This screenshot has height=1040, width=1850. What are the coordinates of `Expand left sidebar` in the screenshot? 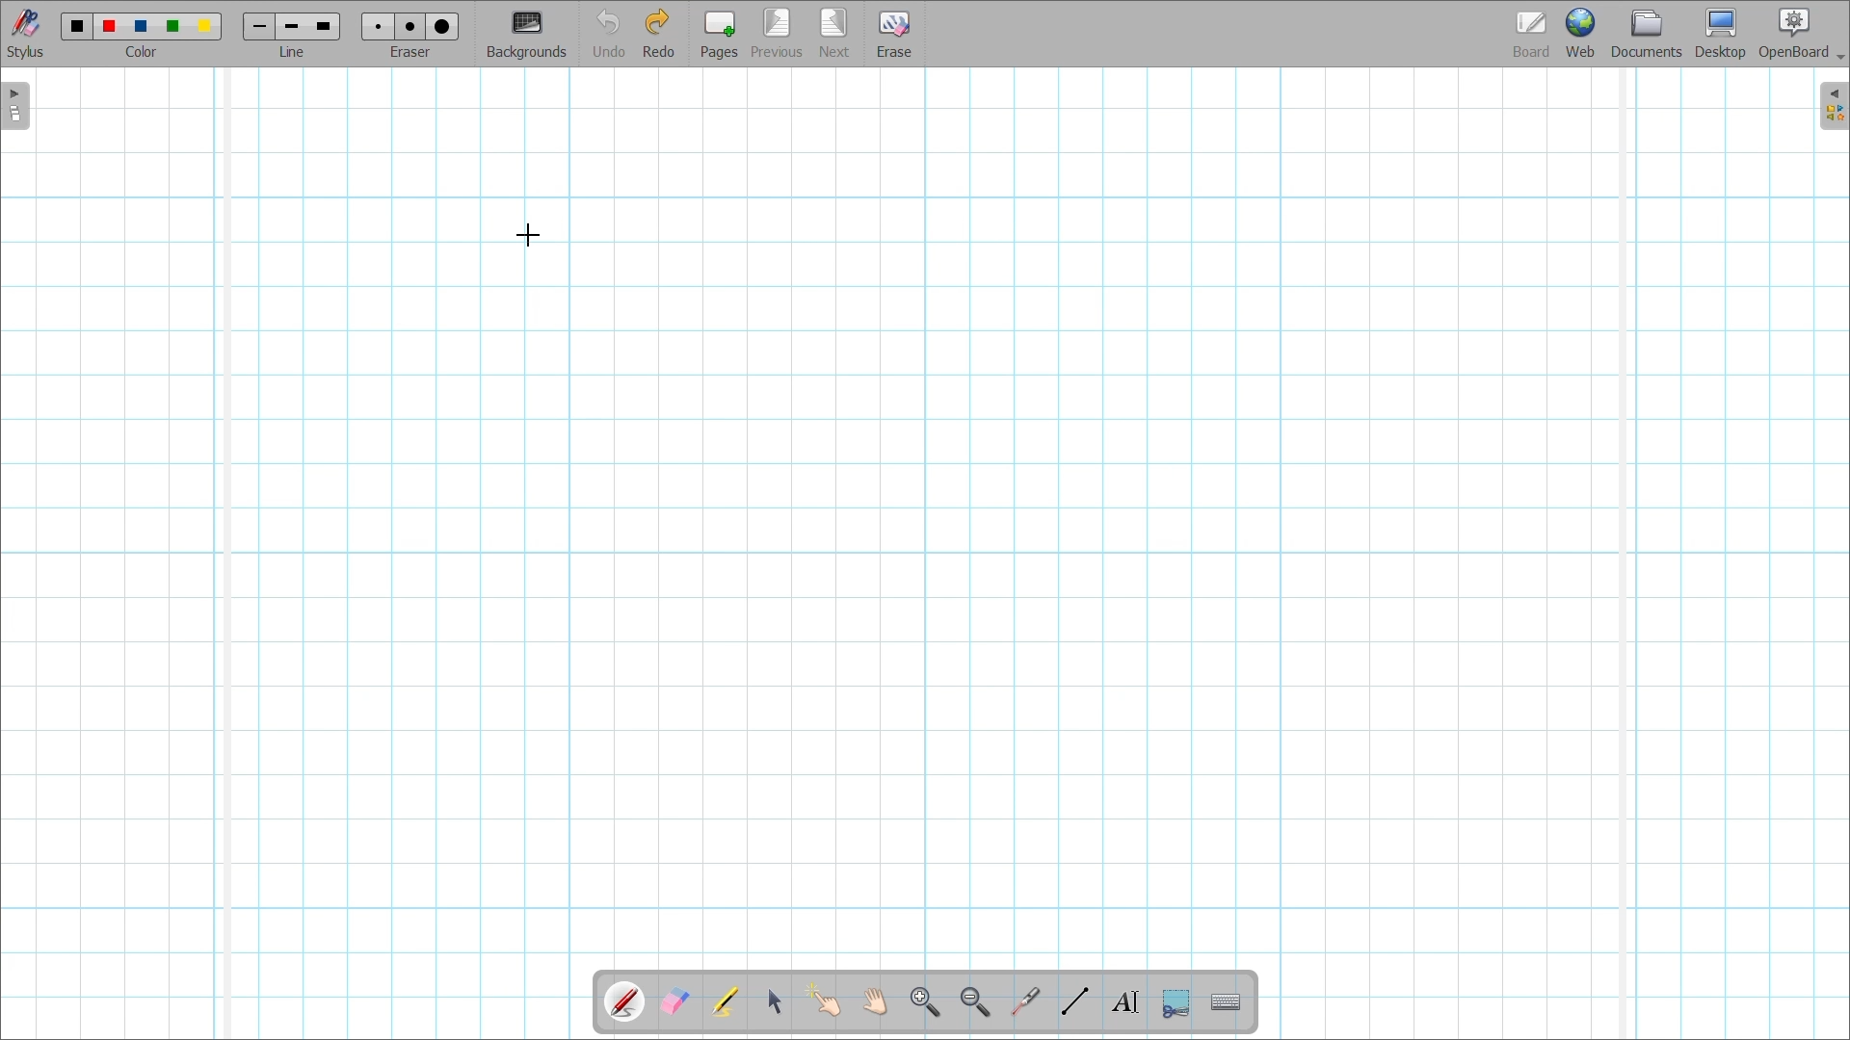 It's located at (14, 107).